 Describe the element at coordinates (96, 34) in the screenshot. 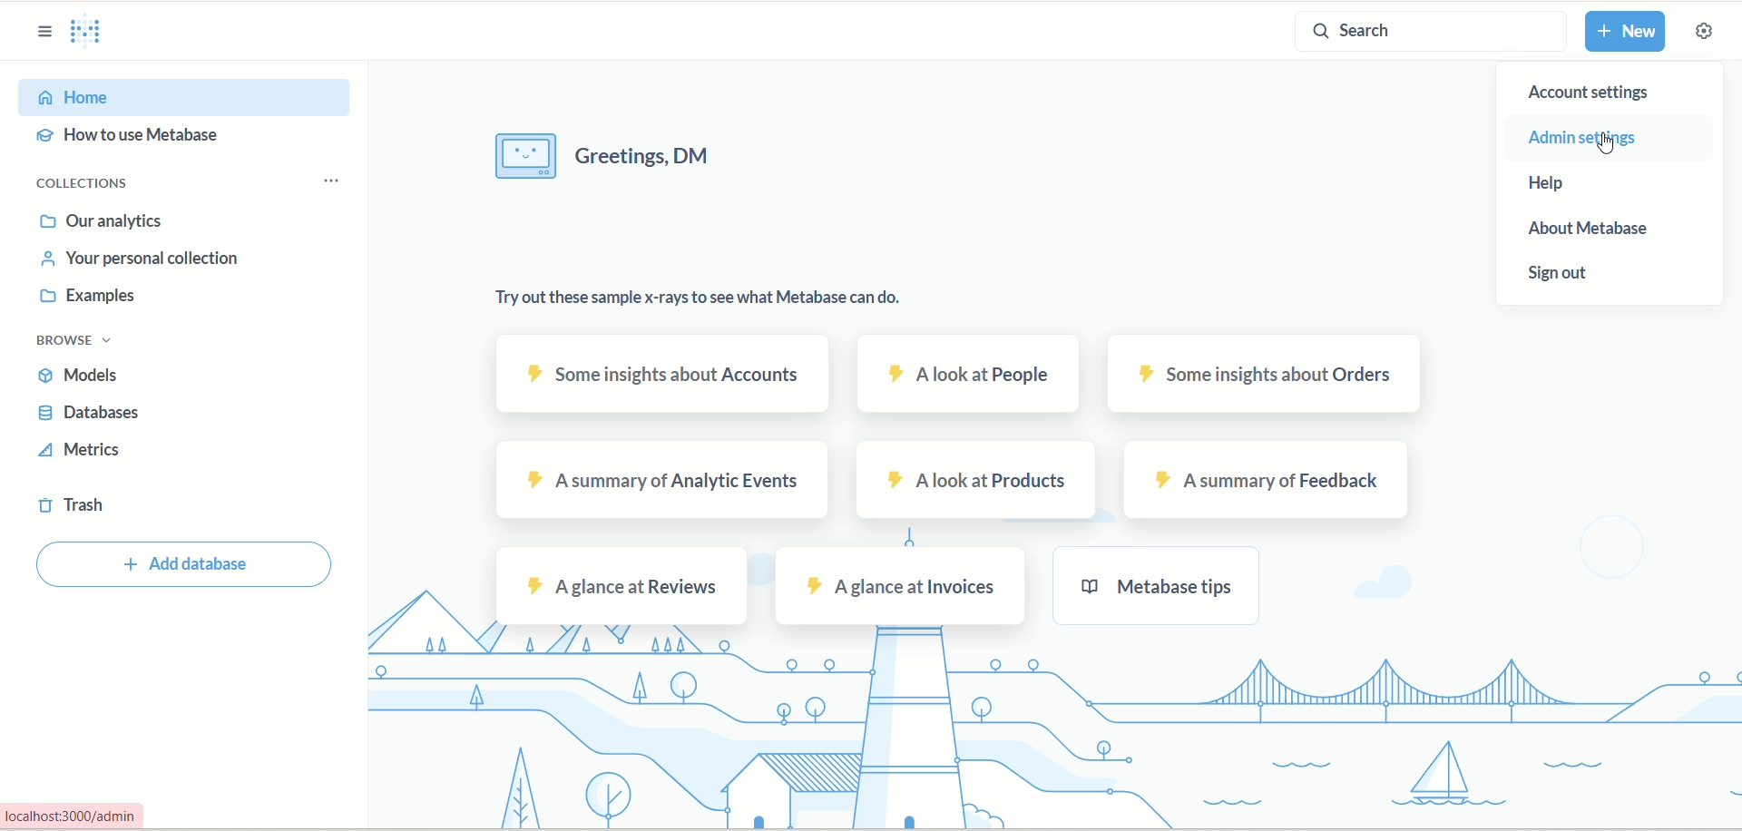

I see `logo` at that location.